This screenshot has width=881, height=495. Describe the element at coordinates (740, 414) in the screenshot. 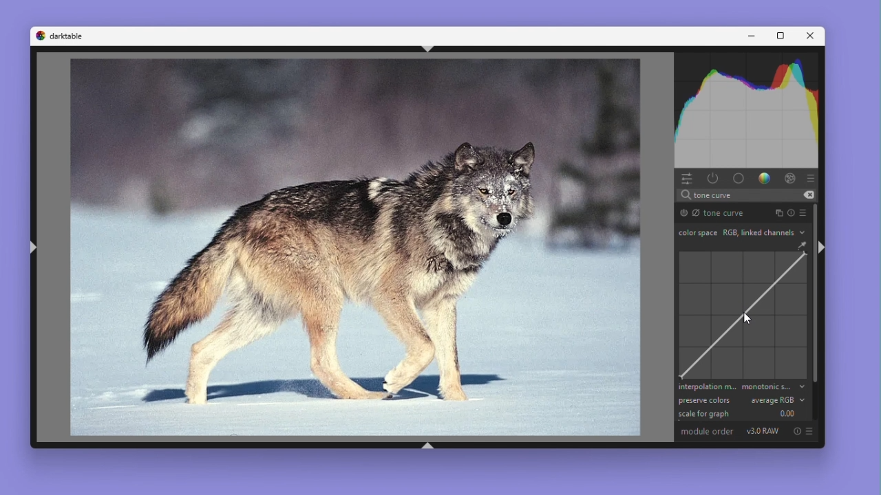

I see `Scale for graph` at that location.